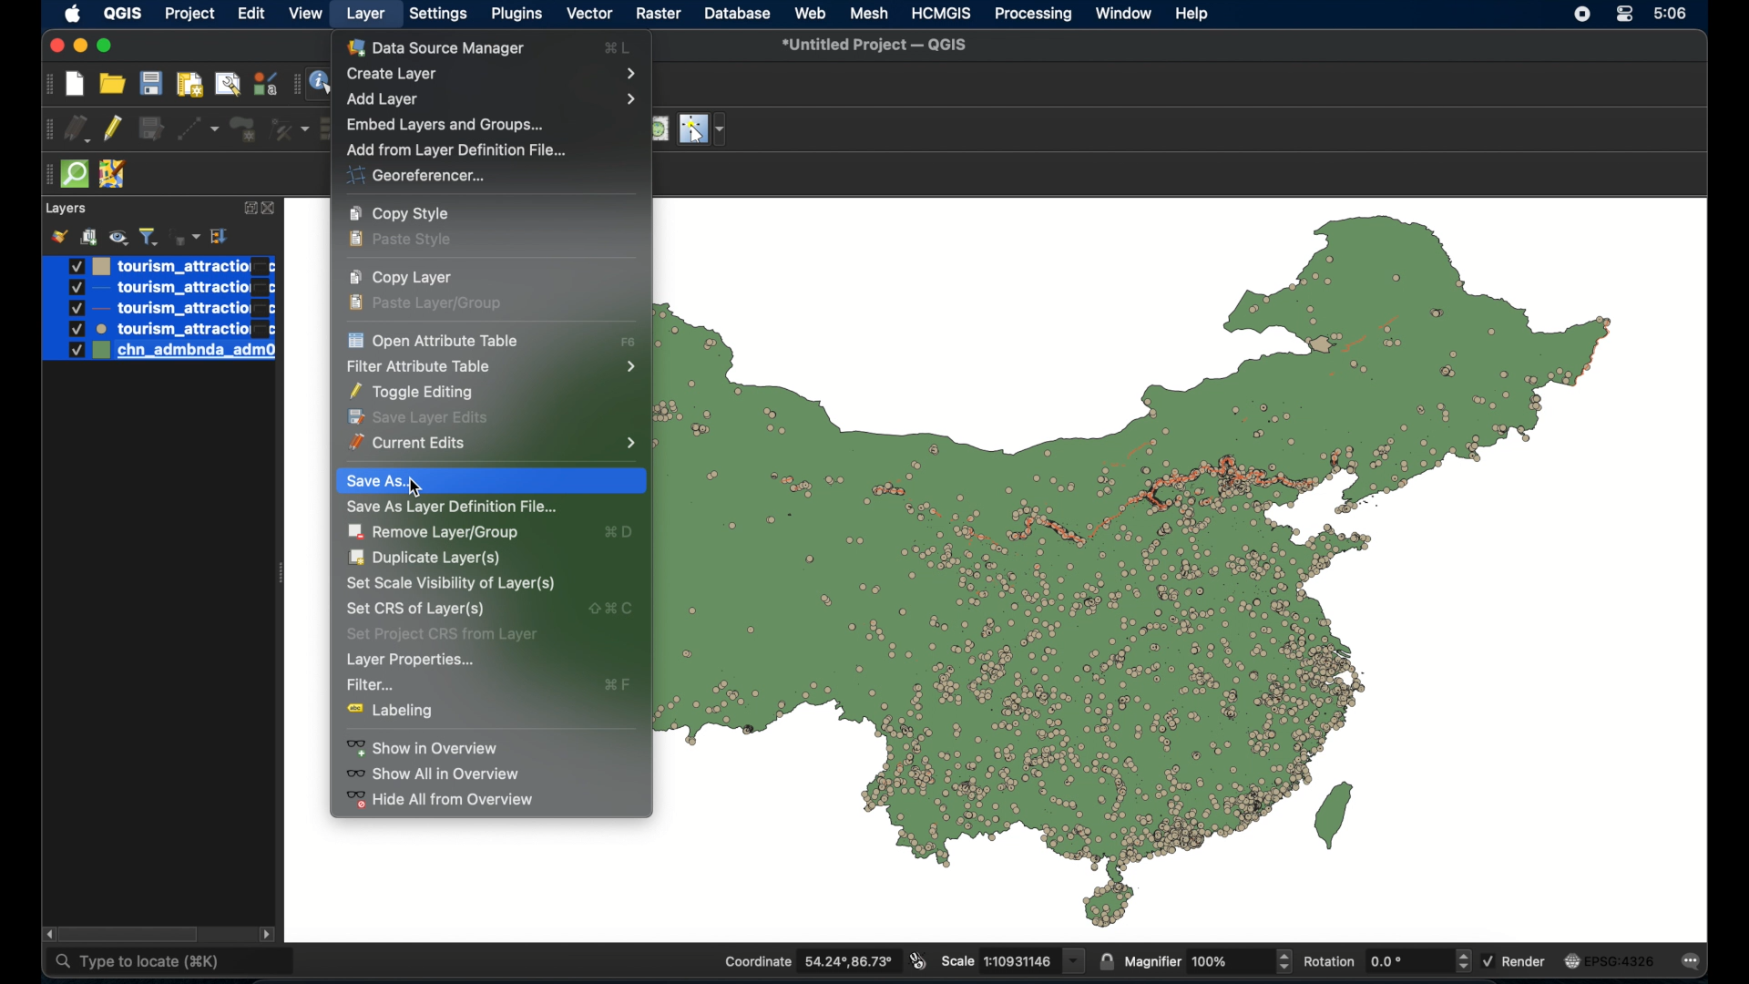  I want to click on messages, so click(1694, 960).